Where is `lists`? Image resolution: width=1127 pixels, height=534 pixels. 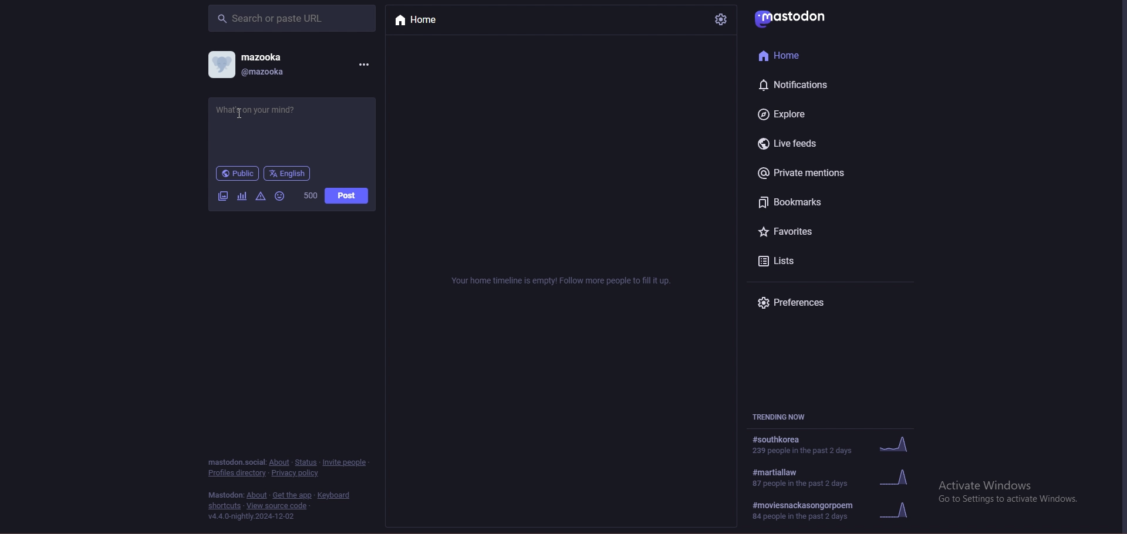 lists is located at coordinates (798, 261).